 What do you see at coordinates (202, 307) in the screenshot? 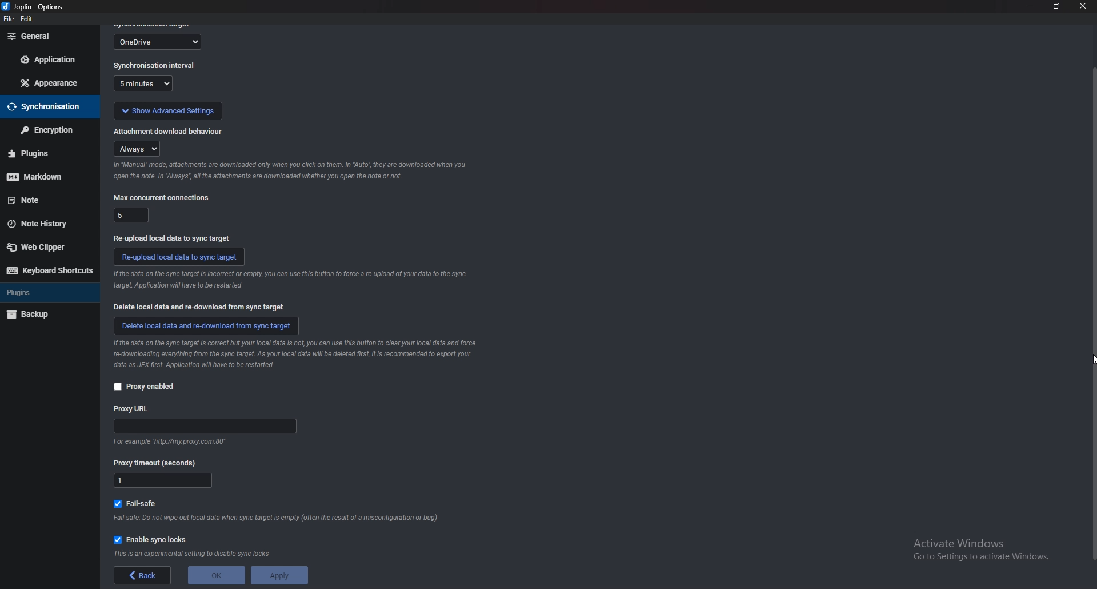
I see `delete local data` at bounding box center [202, 307].